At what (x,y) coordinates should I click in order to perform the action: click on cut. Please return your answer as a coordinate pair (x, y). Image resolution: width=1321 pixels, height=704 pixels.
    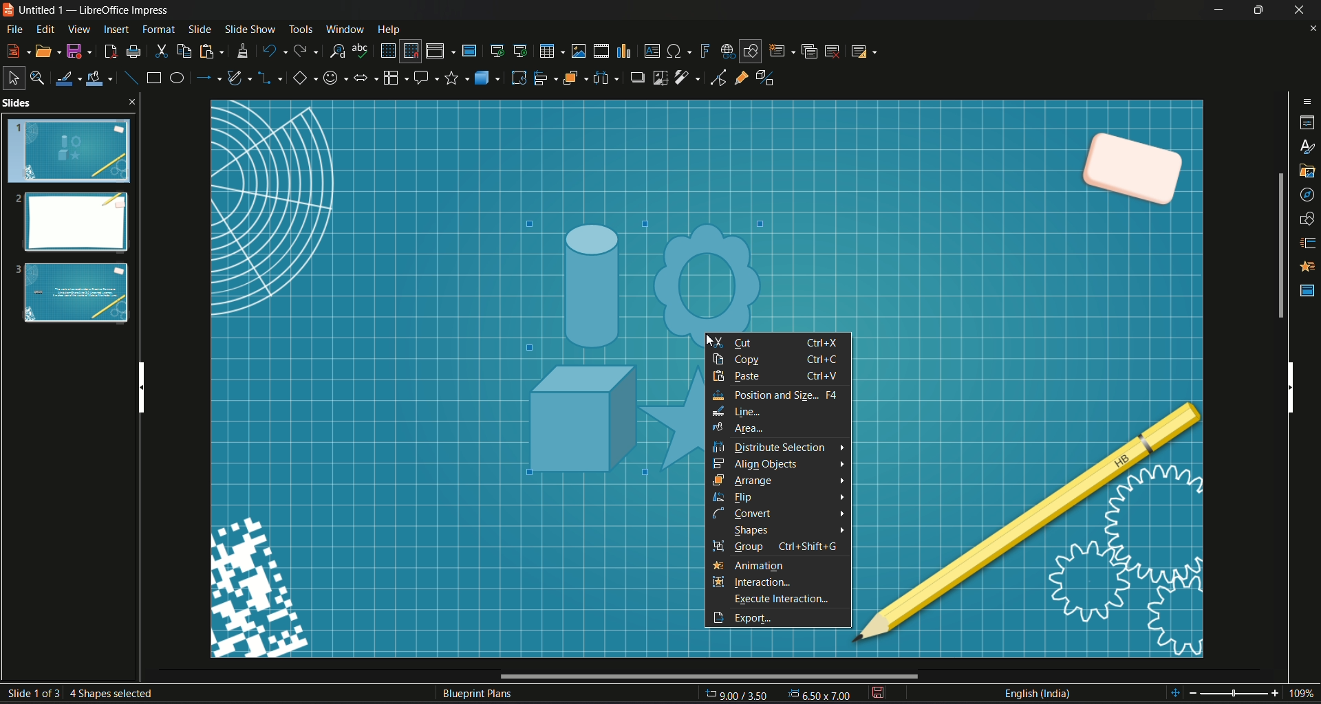
    Looking at the image, I should click on (162, 52).